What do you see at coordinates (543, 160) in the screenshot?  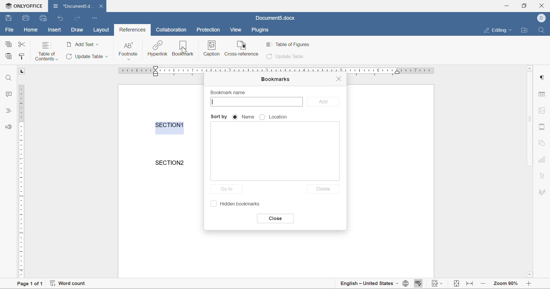 I see `chart settings` at bounding box center [543, 160].